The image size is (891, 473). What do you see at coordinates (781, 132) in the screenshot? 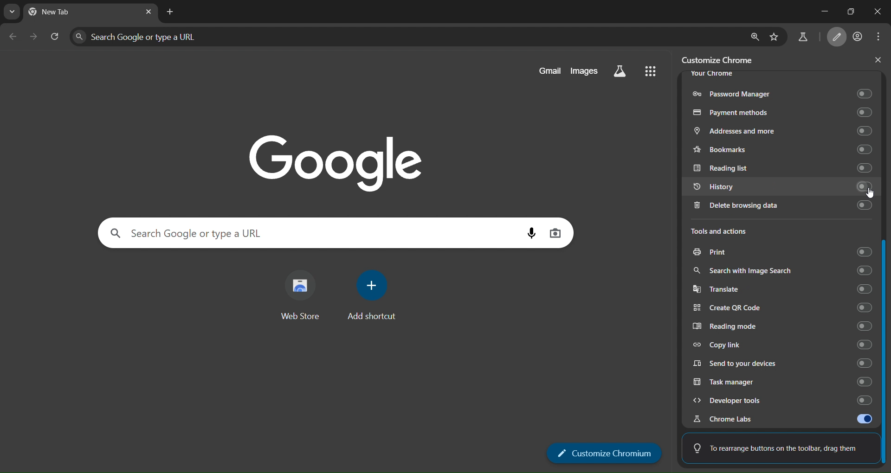
I see `addresses and more` at bounding box center [781, 132].